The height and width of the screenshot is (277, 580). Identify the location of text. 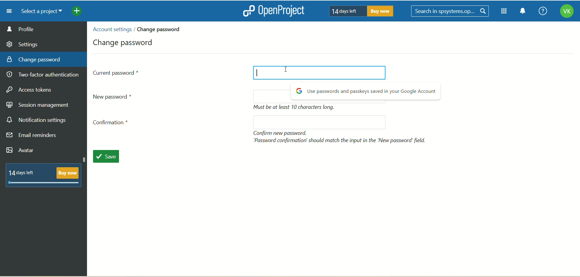
(341, 137).